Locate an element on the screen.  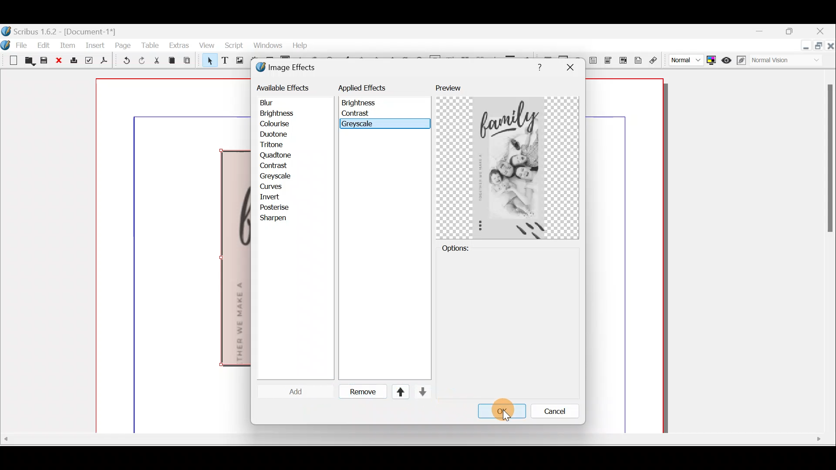
contrast is located at coordinates (279, 166).